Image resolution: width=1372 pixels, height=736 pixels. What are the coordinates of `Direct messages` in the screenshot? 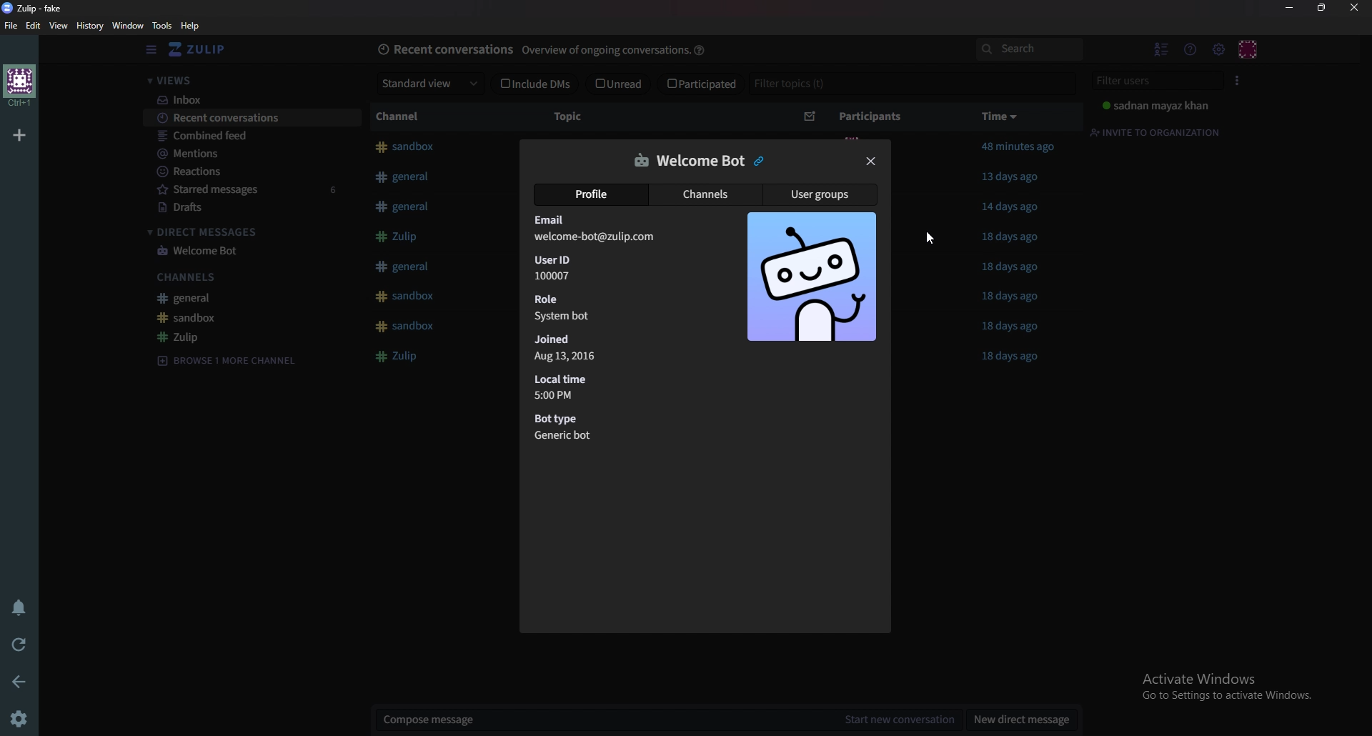 It's located at (248, 232).